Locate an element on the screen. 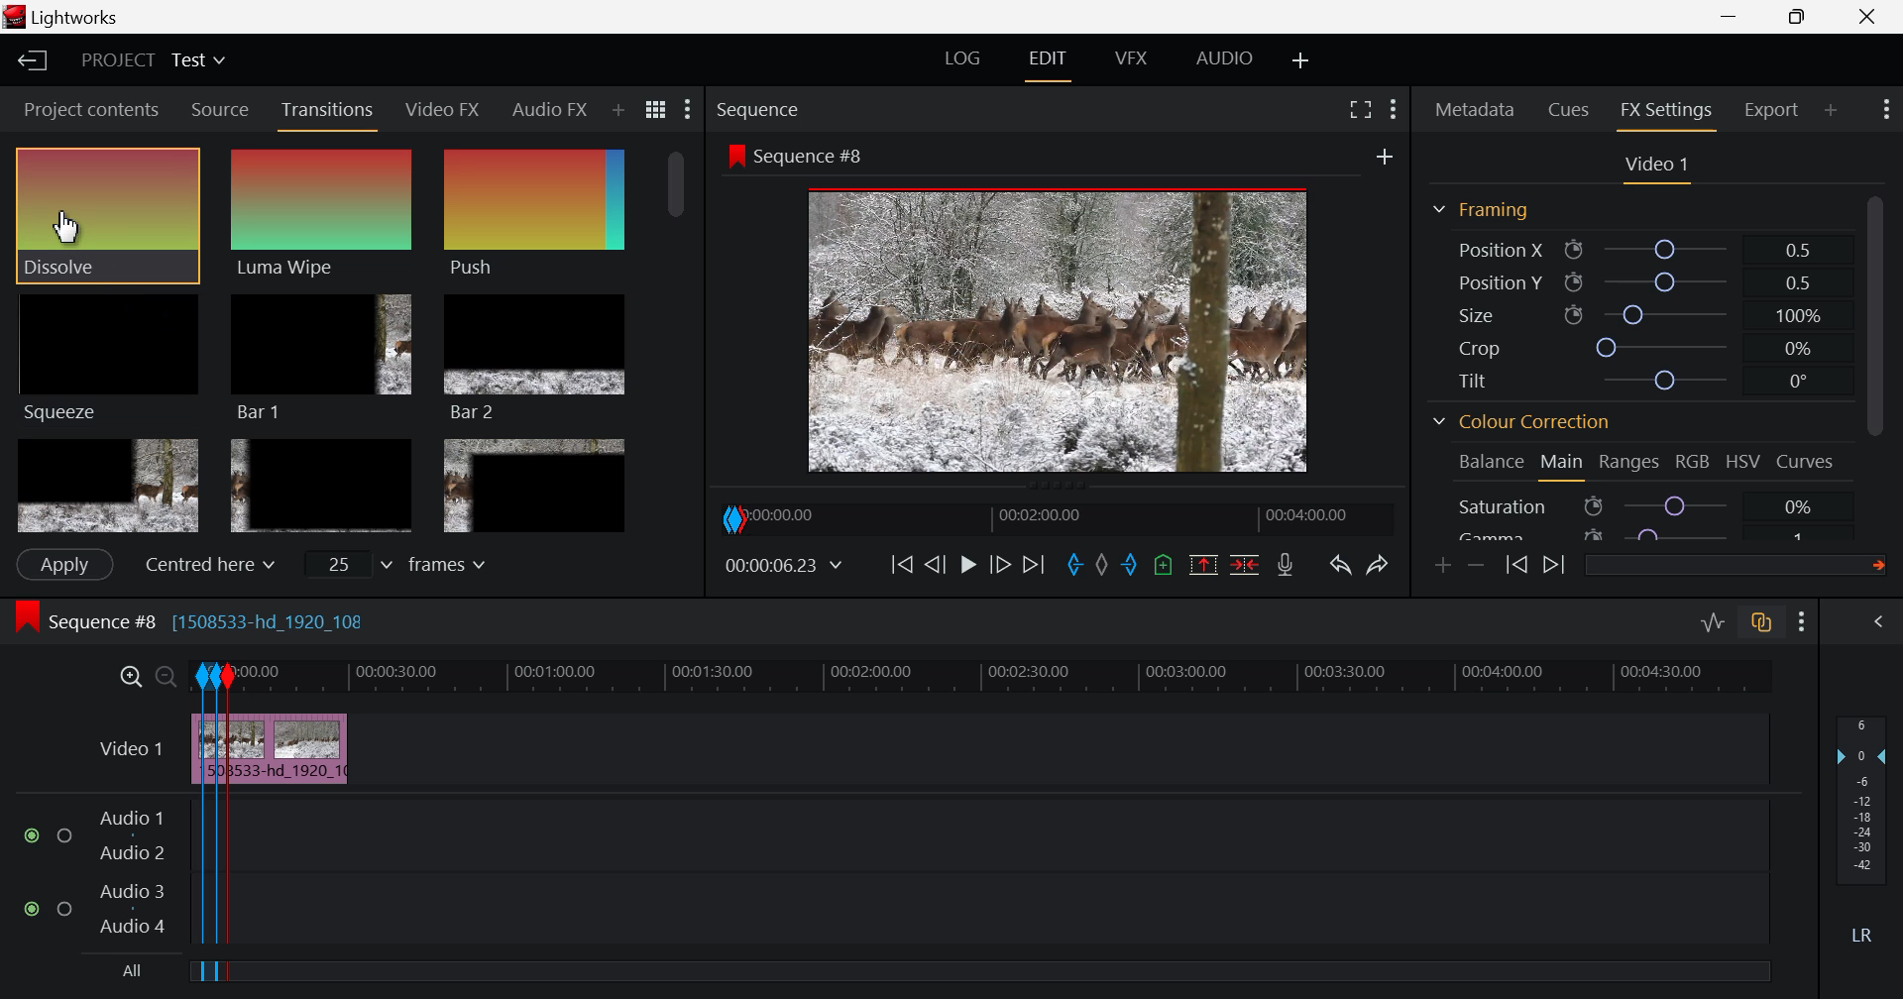 The height and width of the screenshot is (999, 1903). Next keyframe is located at coordinates (1554, 567).